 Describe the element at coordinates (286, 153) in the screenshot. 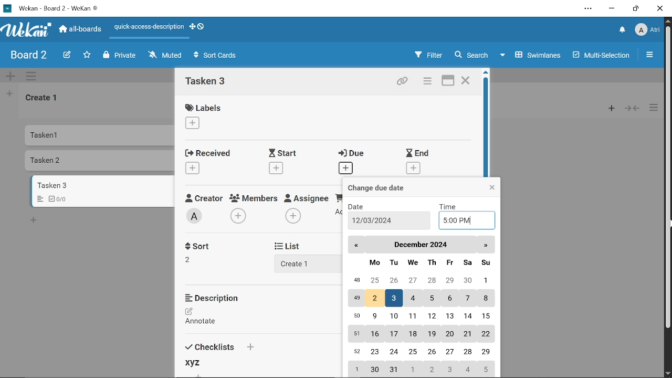

I see `Start` at that location.